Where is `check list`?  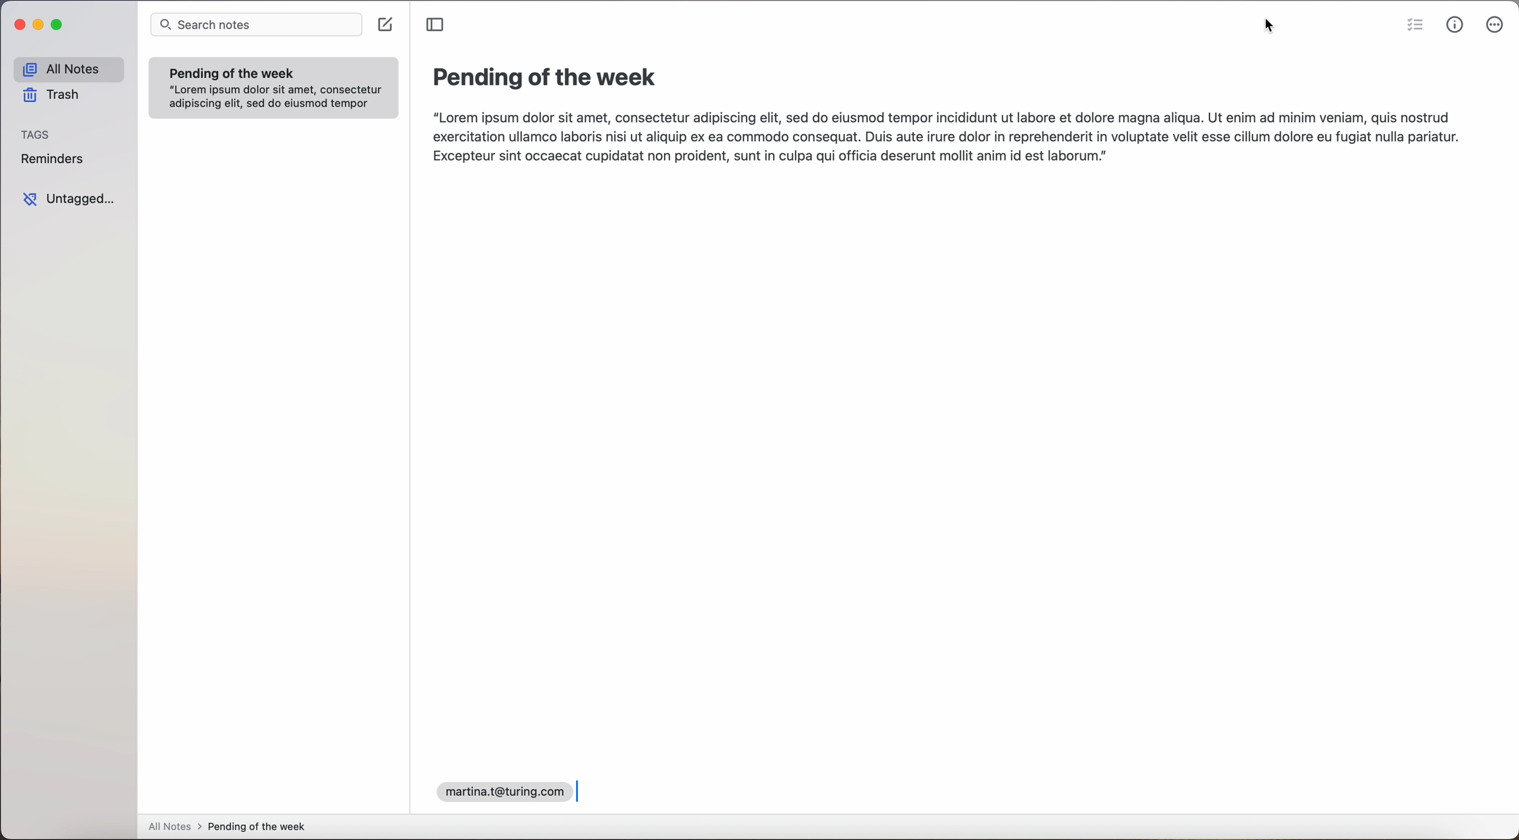
check list is located at coordinates (1412, 25).